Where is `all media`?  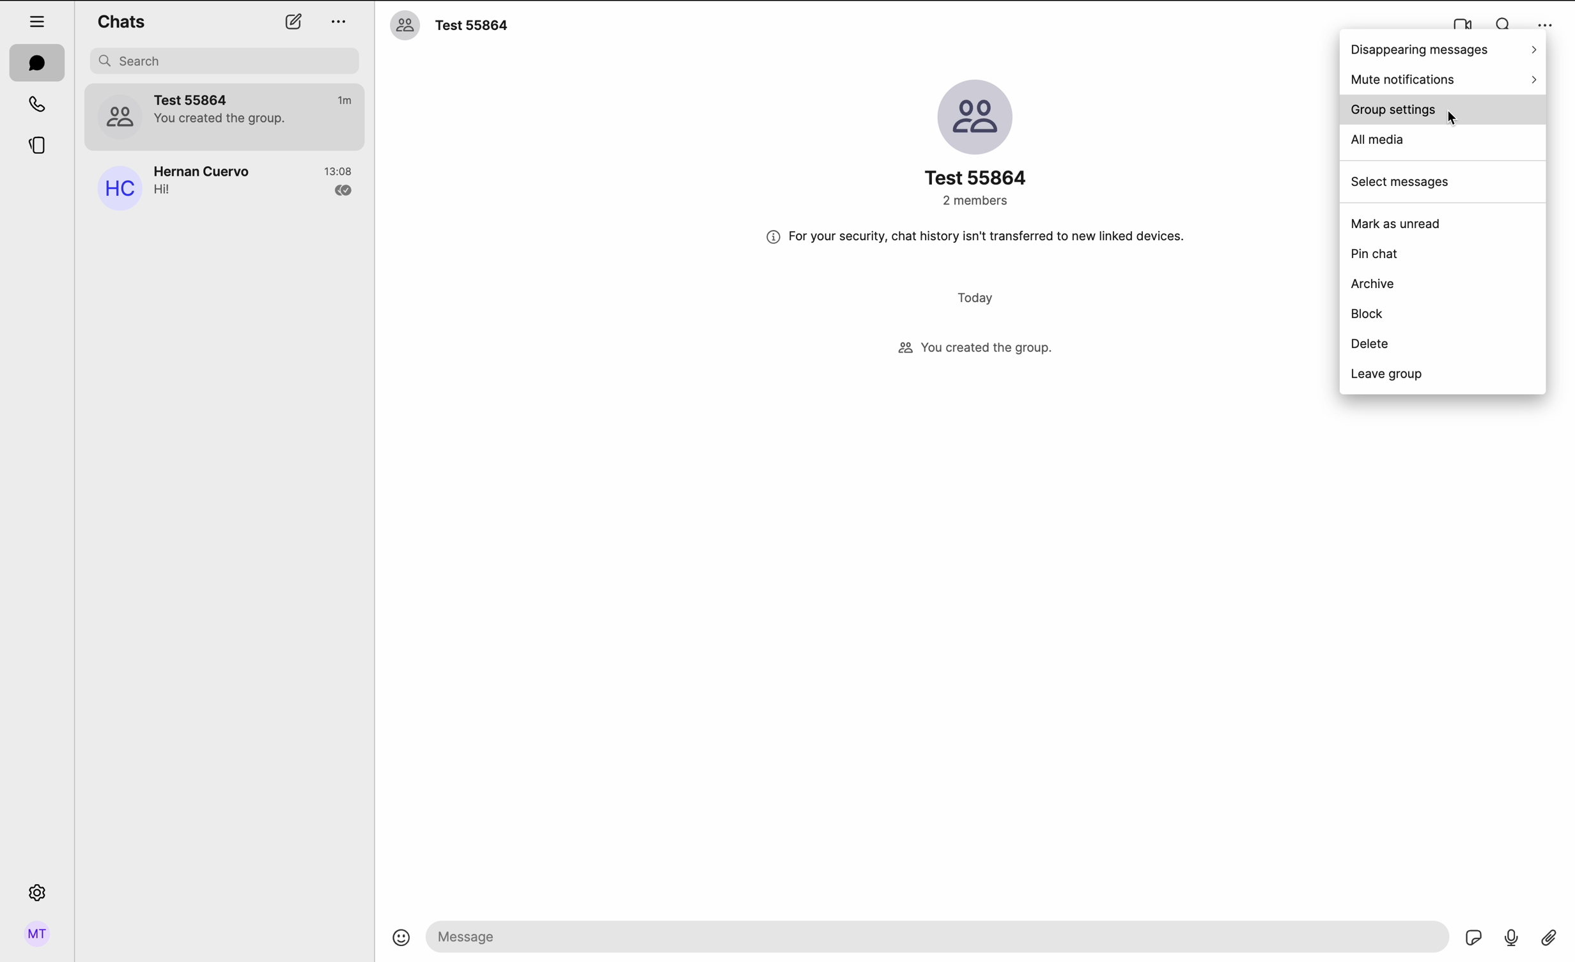 all media is located at coordinates (1379, 141).